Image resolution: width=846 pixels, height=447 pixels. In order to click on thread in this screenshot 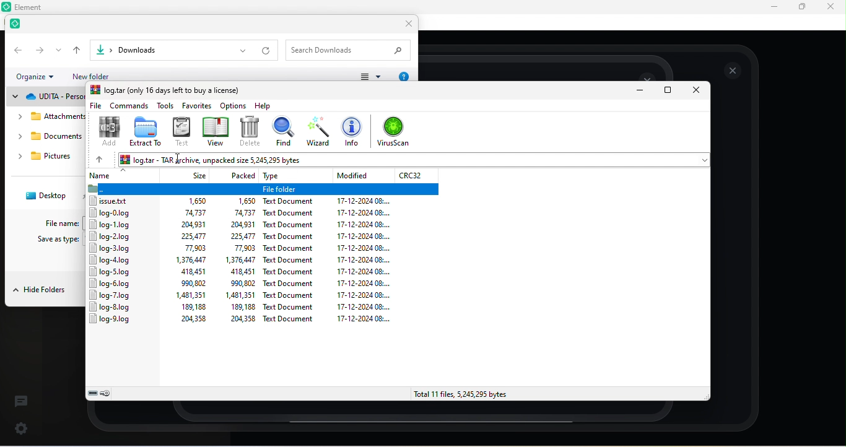, I will do `click(21, 401)`.